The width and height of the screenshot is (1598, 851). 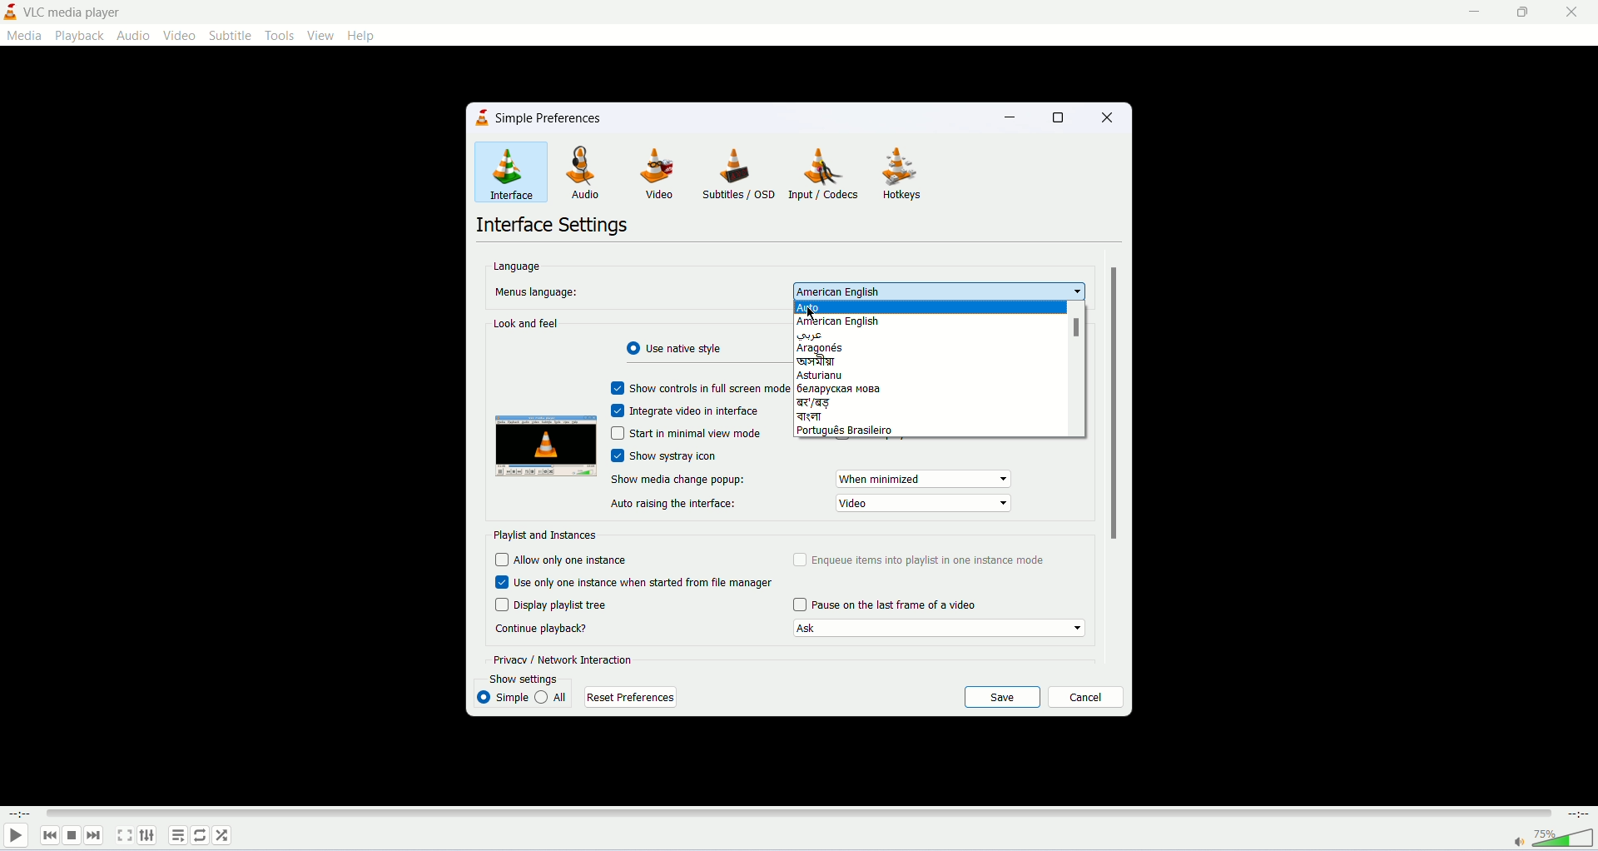 What do you see at coordinates (1005, 697) in the screenshot?
I see `save` at bounding box center [1005, 697].